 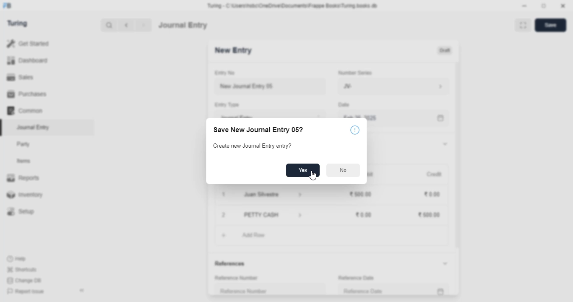 What do you see at coordinates (227, 105) in the screenshot?
I see `entry type` at bounding box center [227, 105].